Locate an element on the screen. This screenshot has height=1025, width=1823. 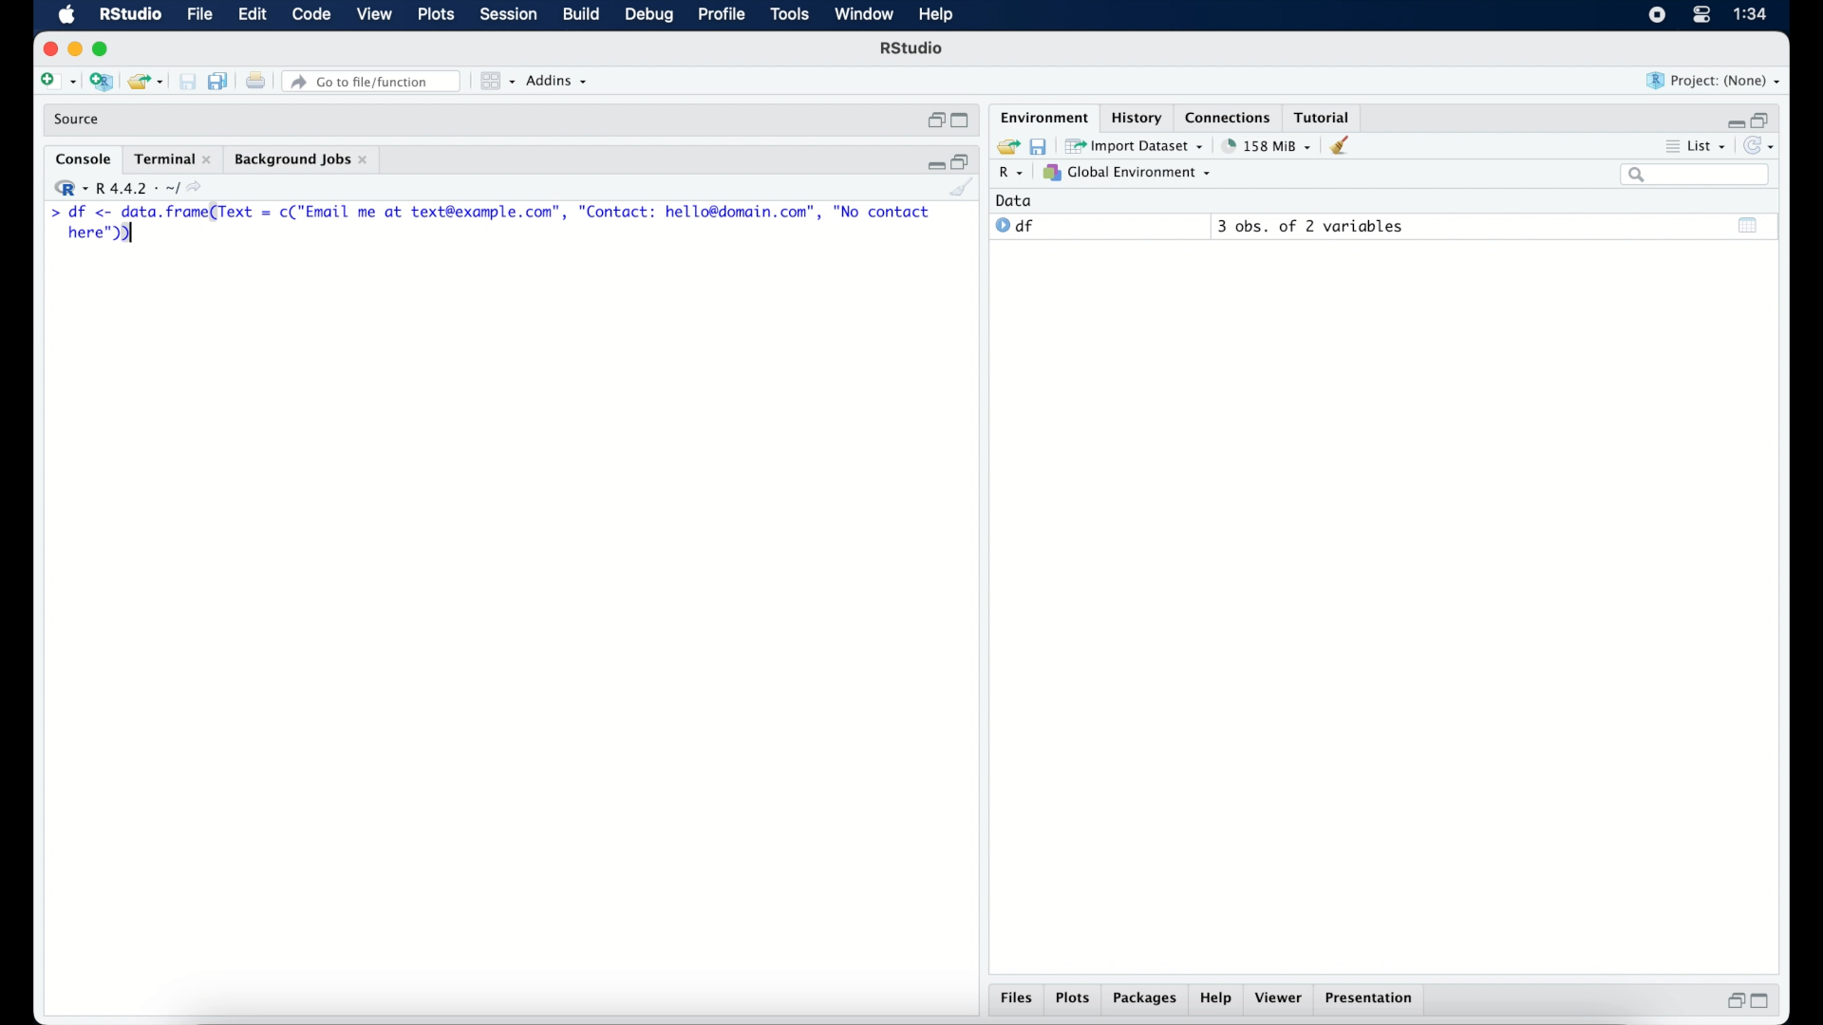
terminal is located at coordinates (172, 158).